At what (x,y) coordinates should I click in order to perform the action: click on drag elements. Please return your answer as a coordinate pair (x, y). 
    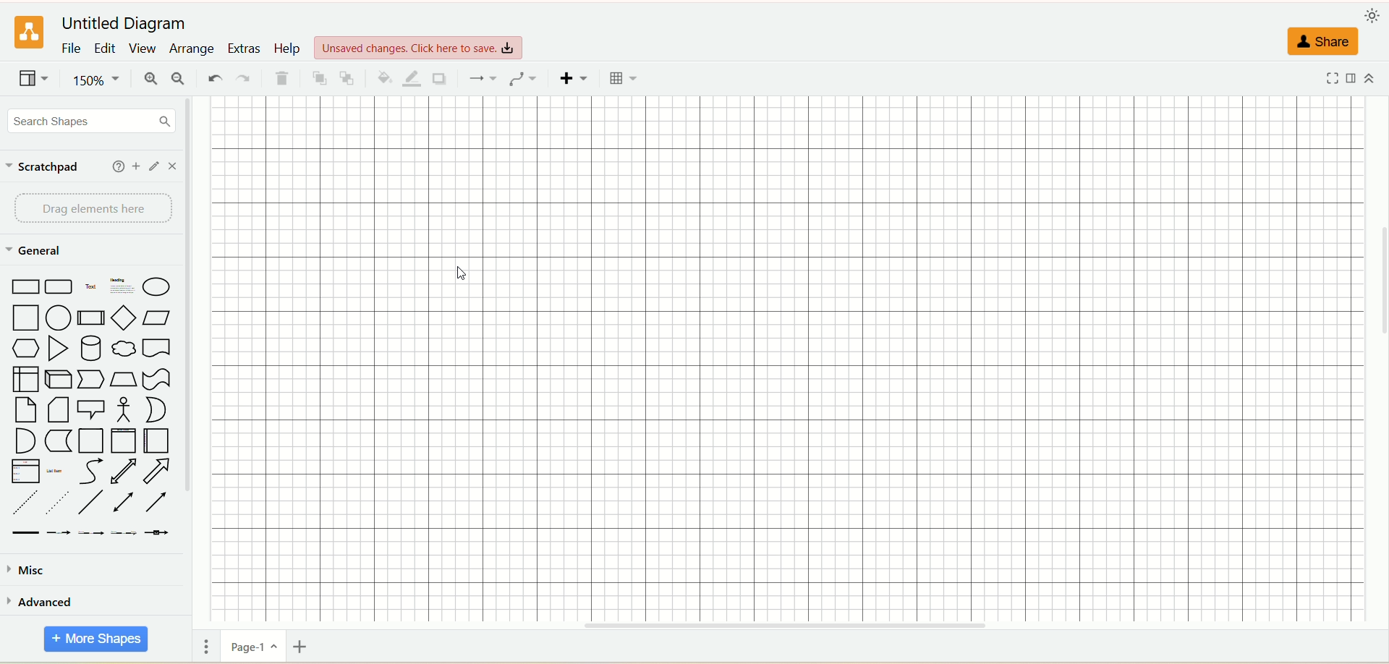
    Looking at the image, I should click on (93, 211).